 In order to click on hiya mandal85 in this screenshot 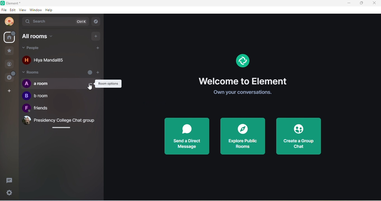, I will do `click(45, 60)`.